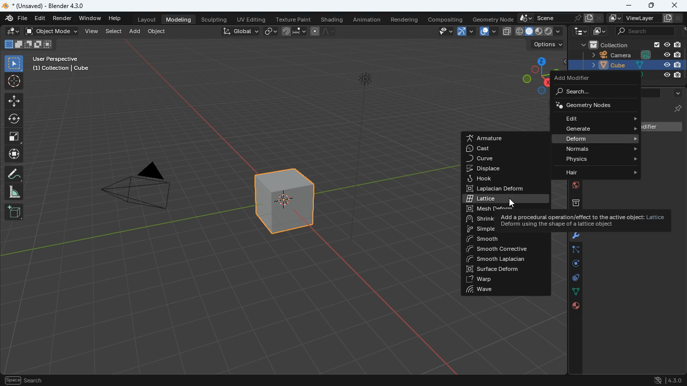 The width and height of the screenshot is (687, 386). Describe the element at coordinates (500, 138) in the screenshot. I see `armature` at that location.